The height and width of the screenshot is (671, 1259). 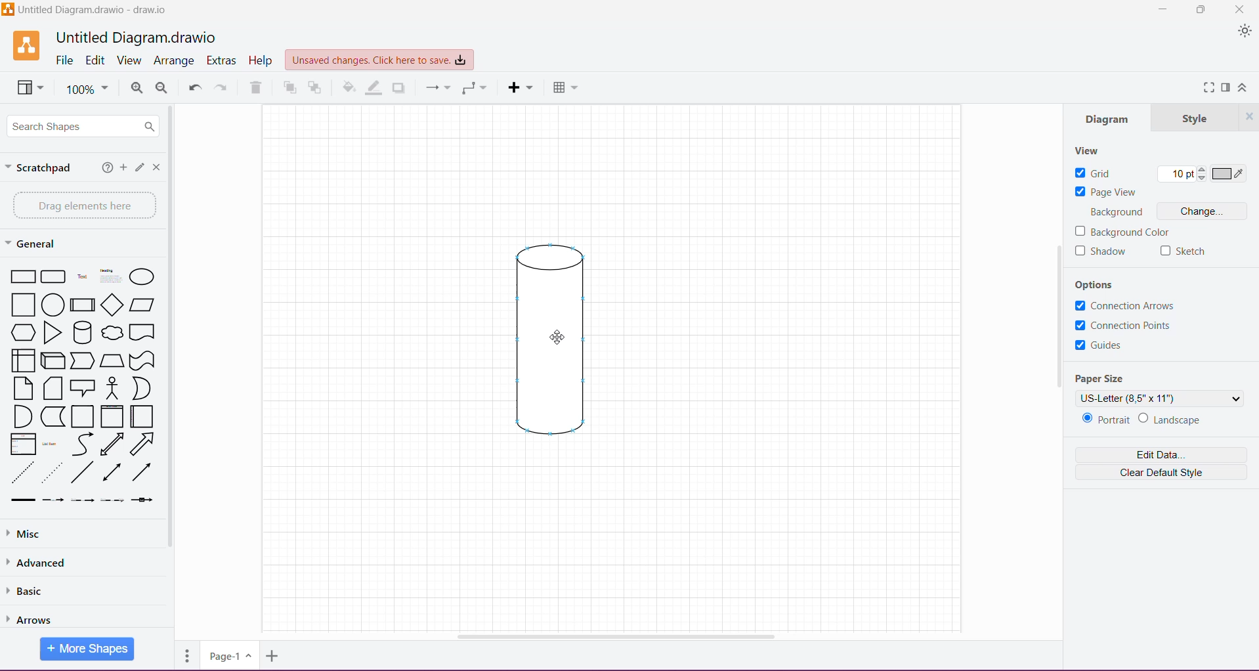 I want to click on Stretch - click to enable/disable, so click(x=1185, y=253).